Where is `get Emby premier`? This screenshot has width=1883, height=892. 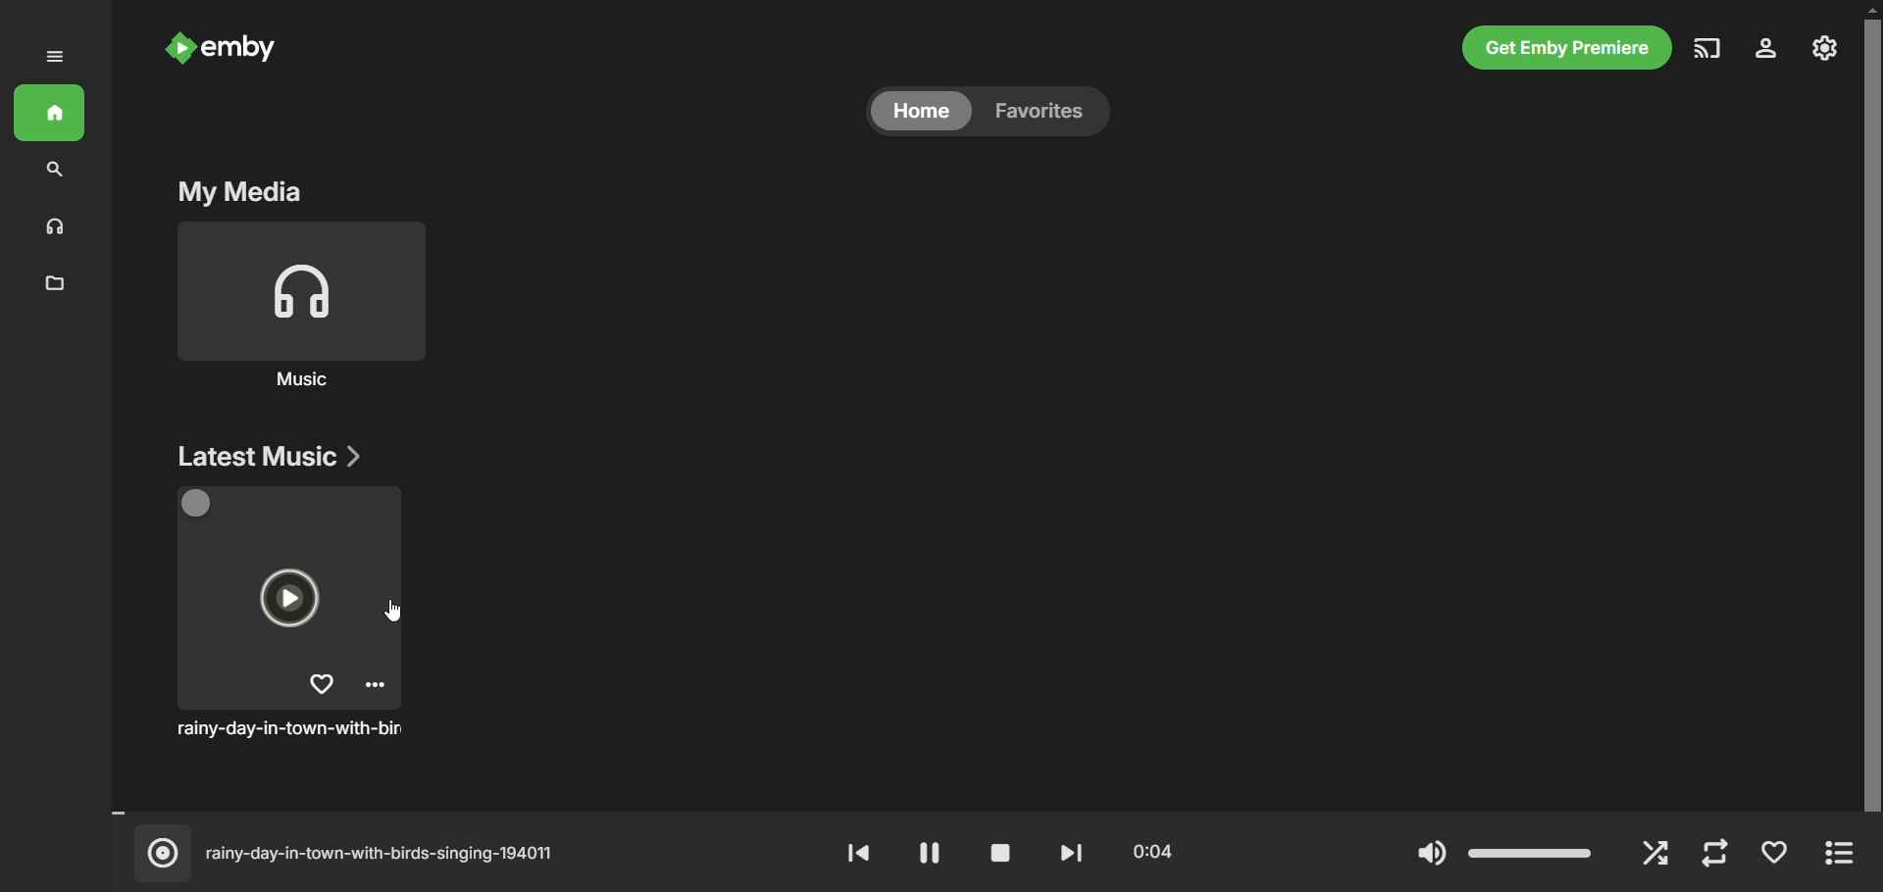 get Emby premier is located at coordinates (1568, 47).